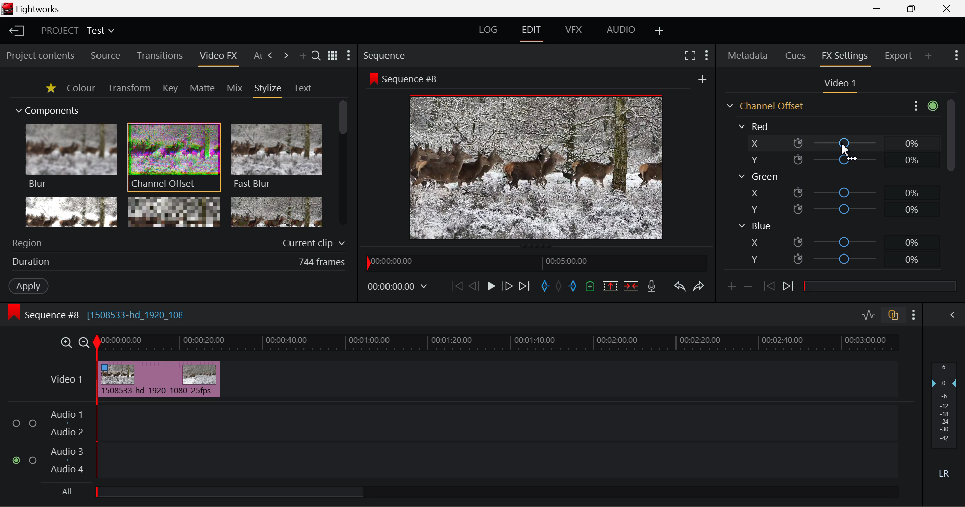 This screenshot has height=507, width=965. What do you see at coordinates (838, 241) in the screenshot?
I see `Blue X` at bounding box center [838, 241].